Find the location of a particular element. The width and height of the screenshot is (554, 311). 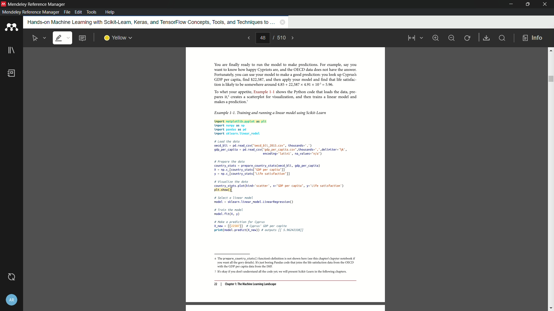

close is located at coordinates (545, 4).